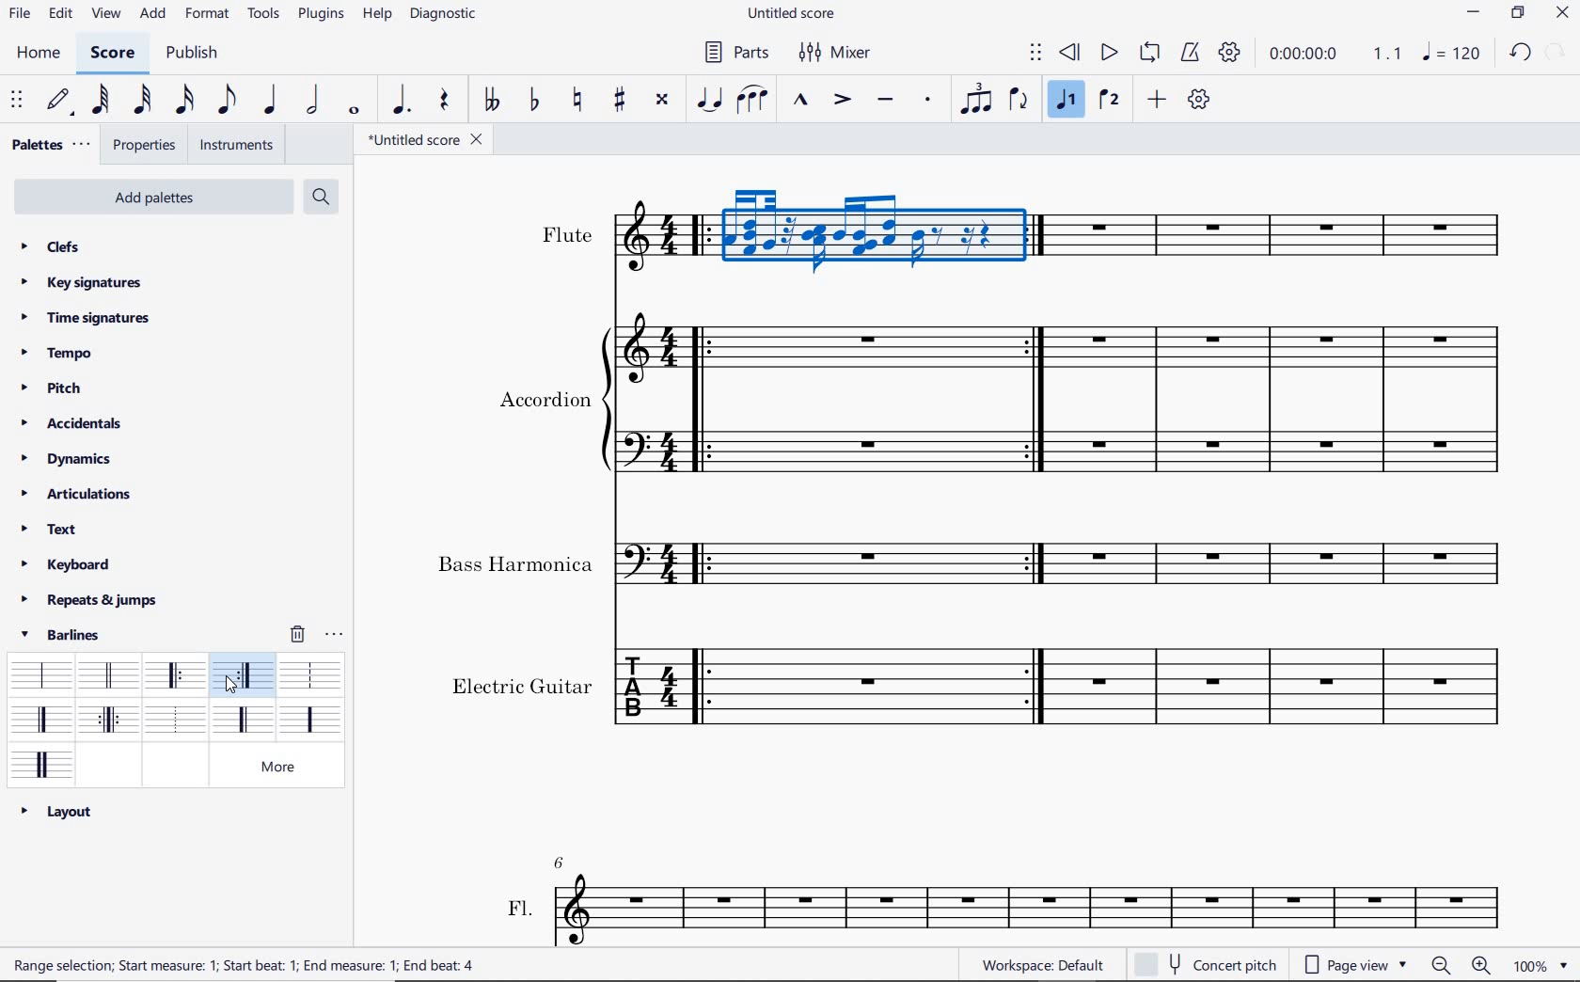  Describe the element at coordinates (977, 101) in the screenshot. I see `tuplet` at that location.